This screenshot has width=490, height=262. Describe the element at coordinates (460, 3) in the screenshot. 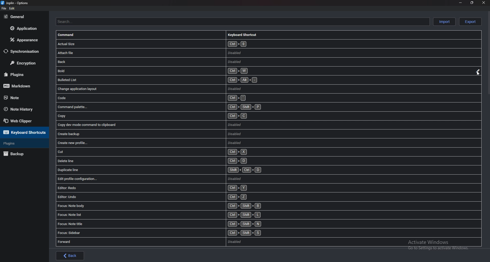

I see `Minimize` at that location.